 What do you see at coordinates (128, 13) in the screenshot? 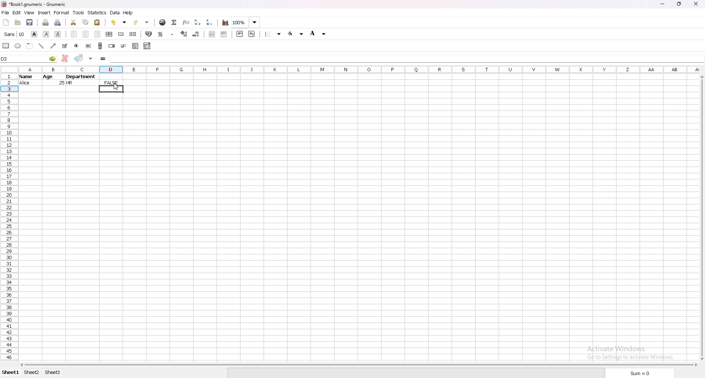
I see `help` at bounding box center [128, 13].